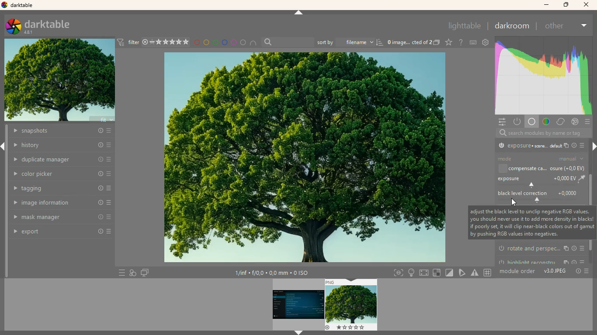  Describe the element at coordinates (586, 123) in the screenshot. I see `more` at that location.